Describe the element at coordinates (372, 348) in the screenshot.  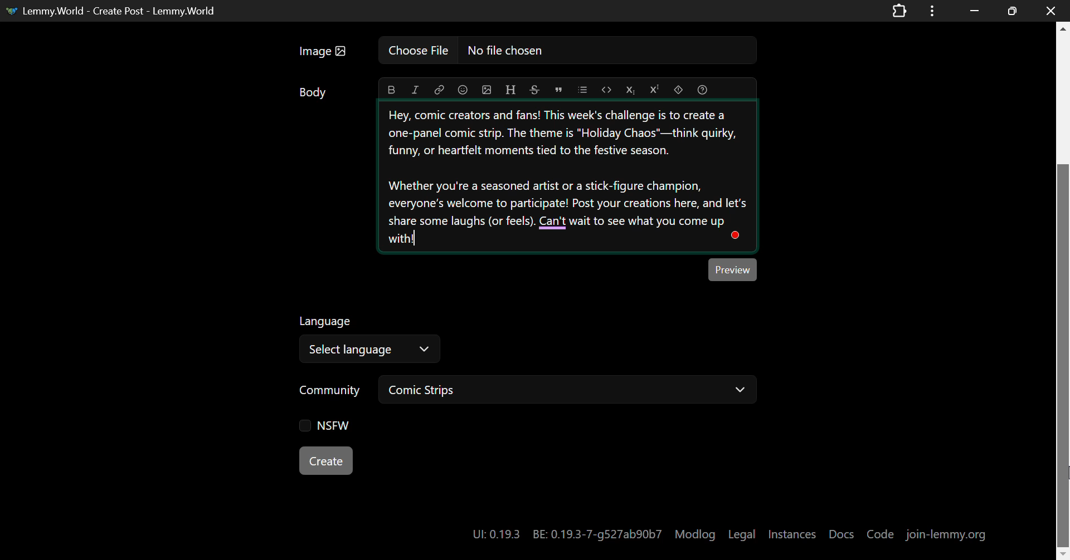
I see `Select Language` at that location.